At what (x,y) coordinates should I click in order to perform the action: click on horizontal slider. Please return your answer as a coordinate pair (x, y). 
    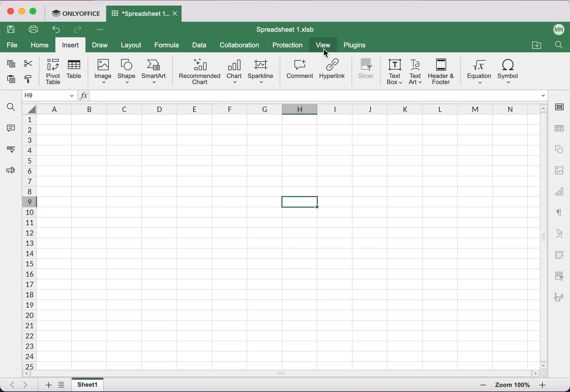
    Looking at the image, I should click on (283, 374).